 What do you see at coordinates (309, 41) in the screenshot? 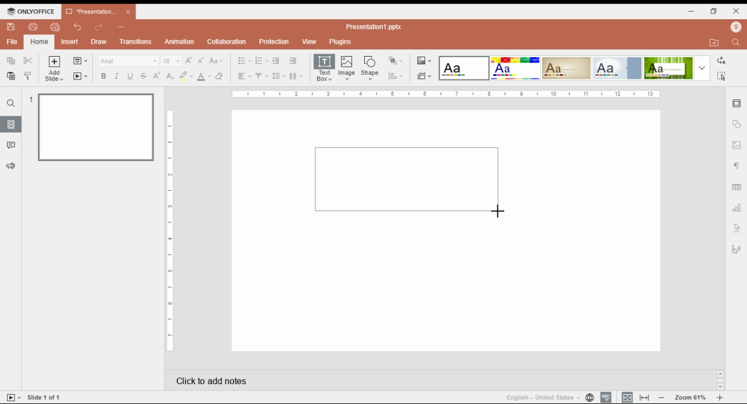
I see `view` at bounding box center [309, 41].